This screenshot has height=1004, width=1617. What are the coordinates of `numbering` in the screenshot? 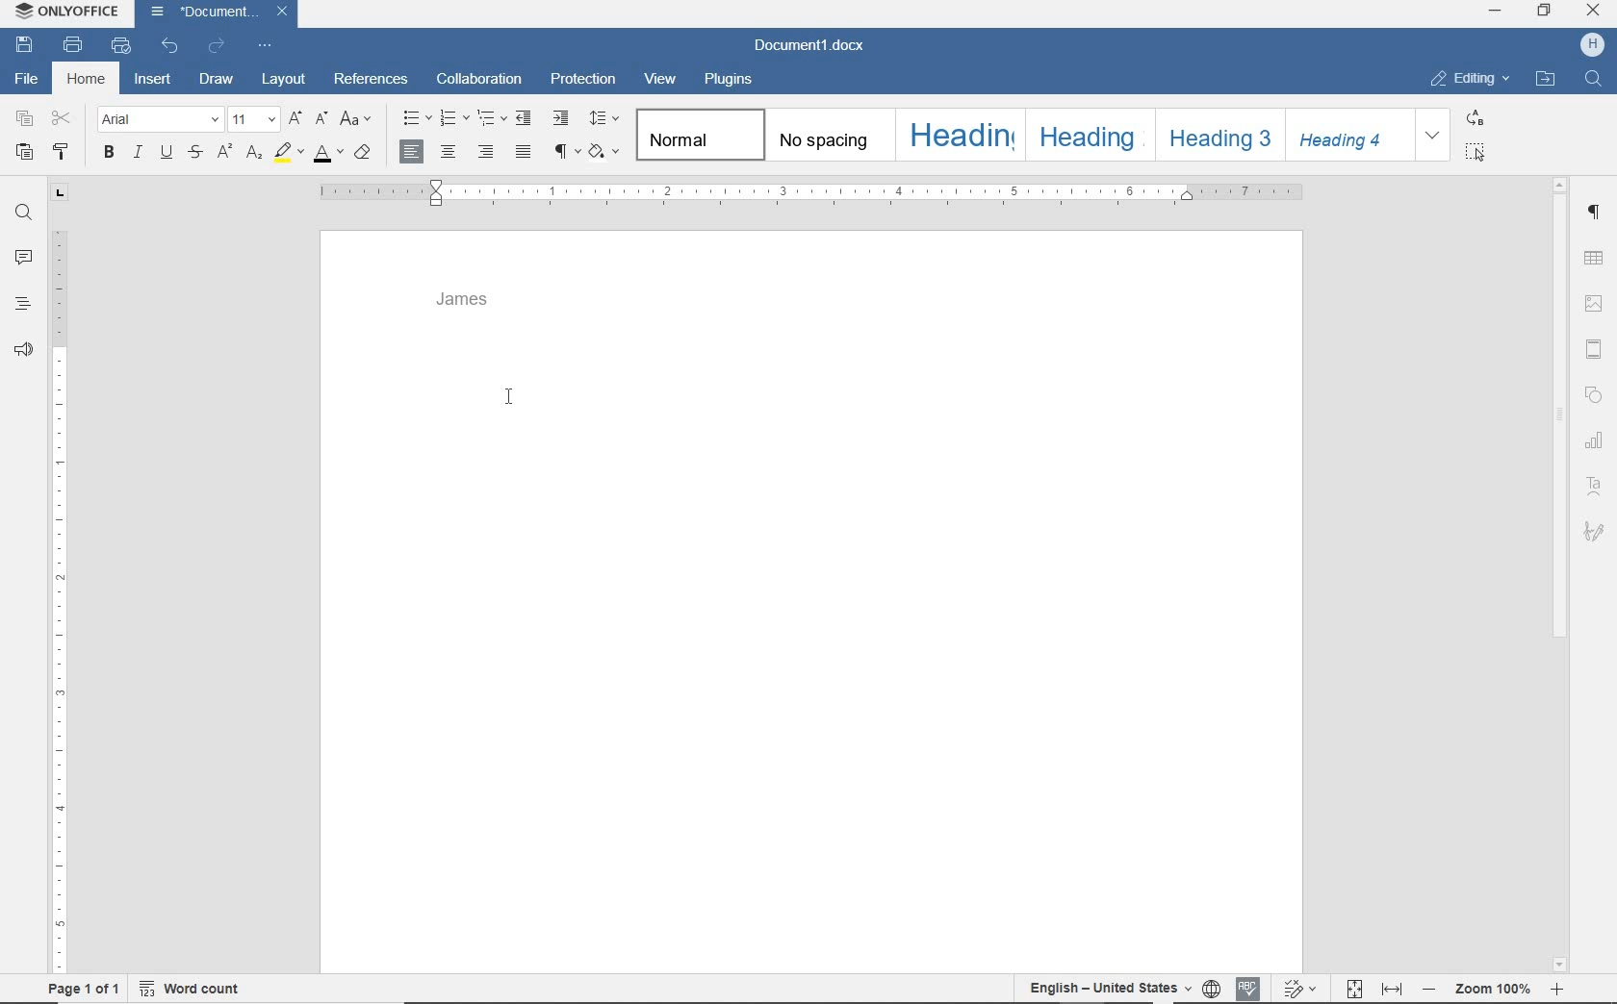 It's located at (453, 119).